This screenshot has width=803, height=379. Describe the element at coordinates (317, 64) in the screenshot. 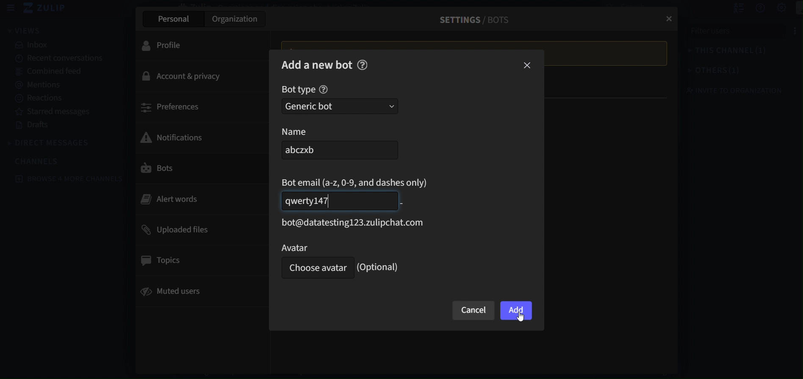

I see `add a new bot` at that location.